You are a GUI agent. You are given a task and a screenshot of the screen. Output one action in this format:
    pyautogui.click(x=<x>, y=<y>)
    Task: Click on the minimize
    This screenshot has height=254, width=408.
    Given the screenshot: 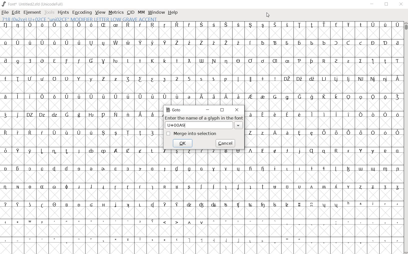 What is the action you would take?
    pyautogui.click(x=372, y=4)
    